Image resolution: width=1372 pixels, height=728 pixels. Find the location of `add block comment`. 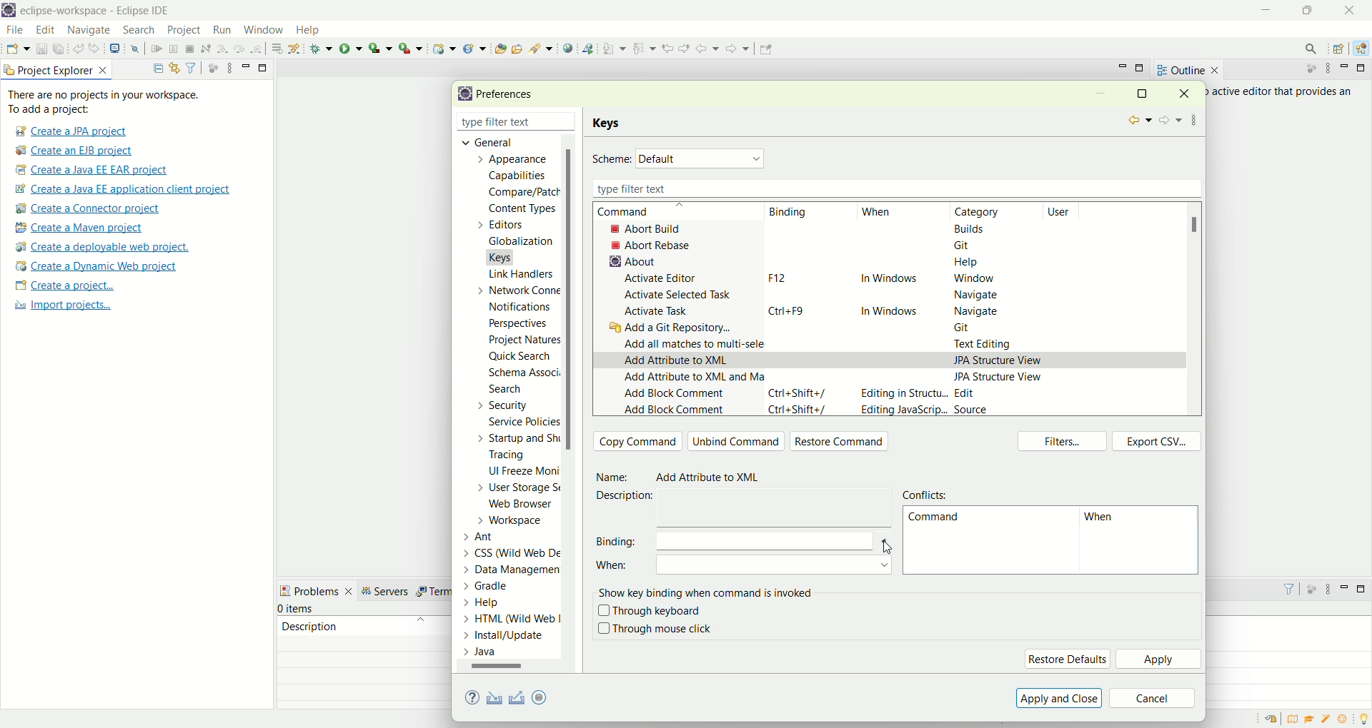

add block comment is located at coordinates (674, 409).